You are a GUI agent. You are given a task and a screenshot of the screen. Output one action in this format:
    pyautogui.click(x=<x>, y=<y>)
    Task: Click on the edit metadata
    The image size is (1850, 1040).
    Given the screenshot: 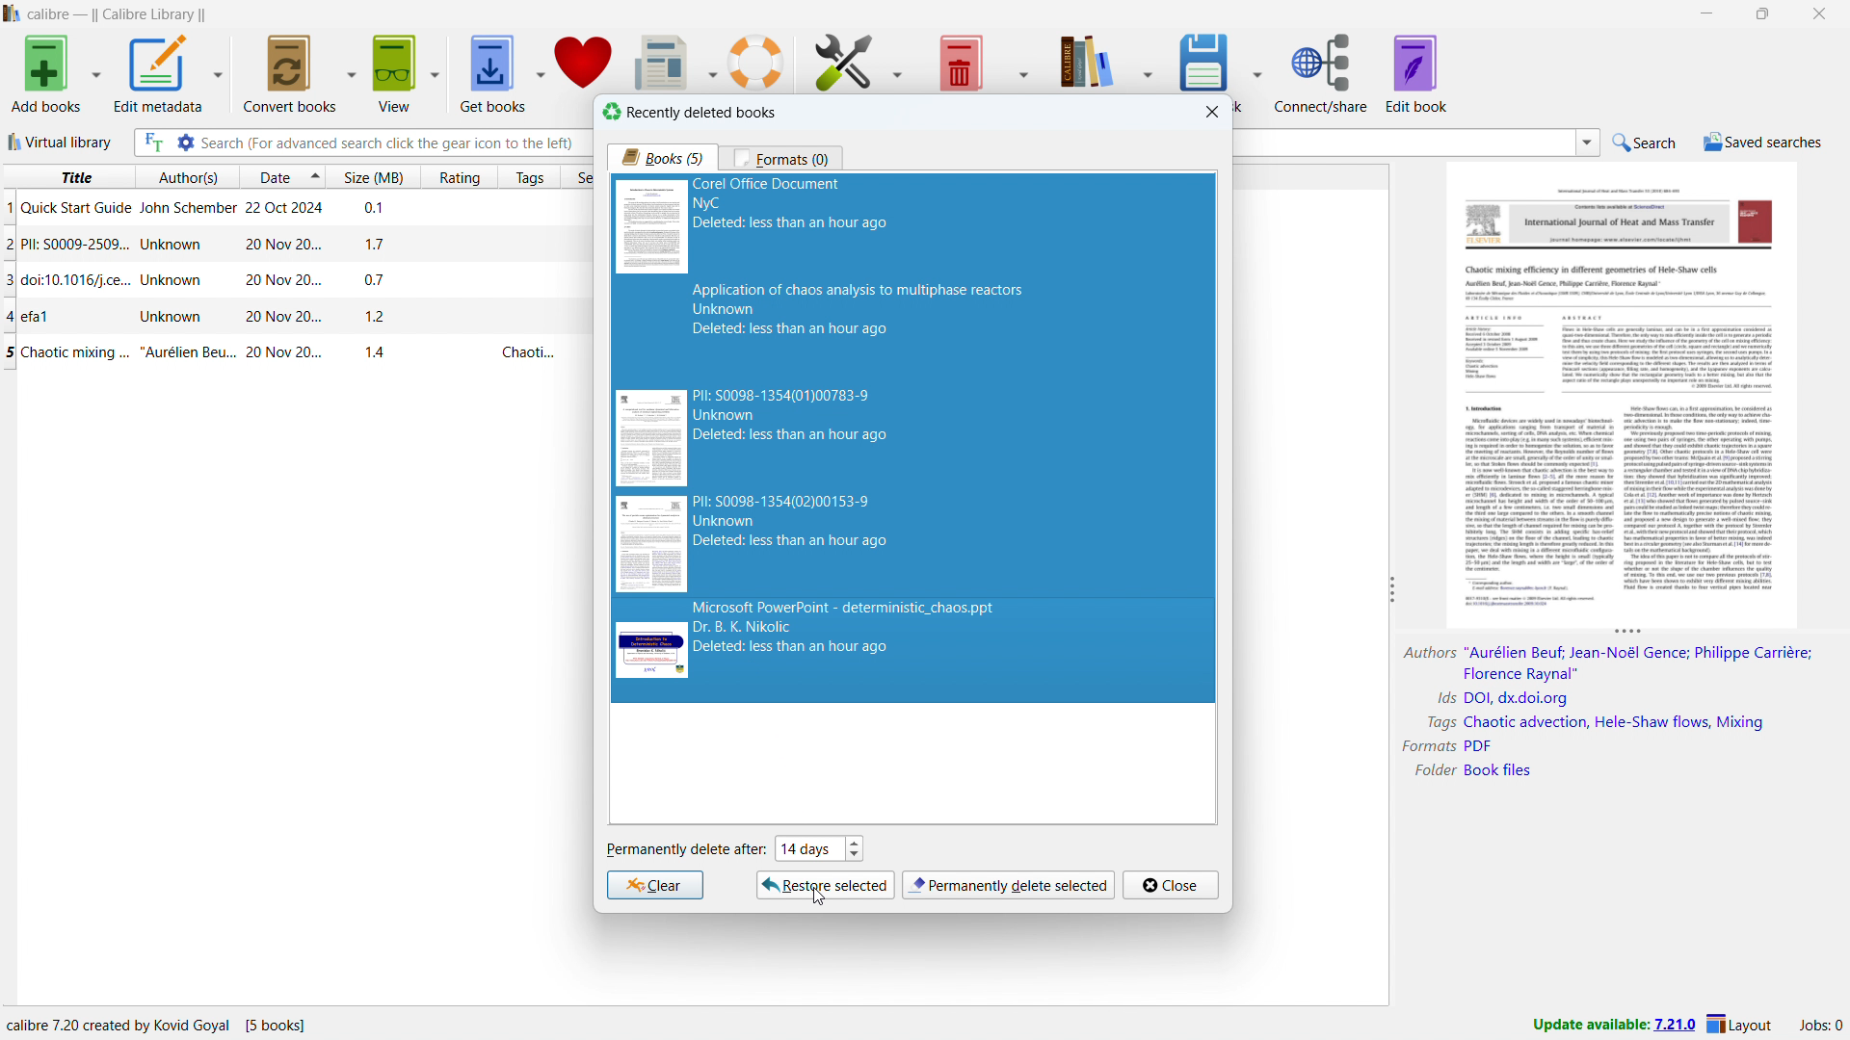 What is the action you would take?
    pyautogui.click(x=158, y=74)
    